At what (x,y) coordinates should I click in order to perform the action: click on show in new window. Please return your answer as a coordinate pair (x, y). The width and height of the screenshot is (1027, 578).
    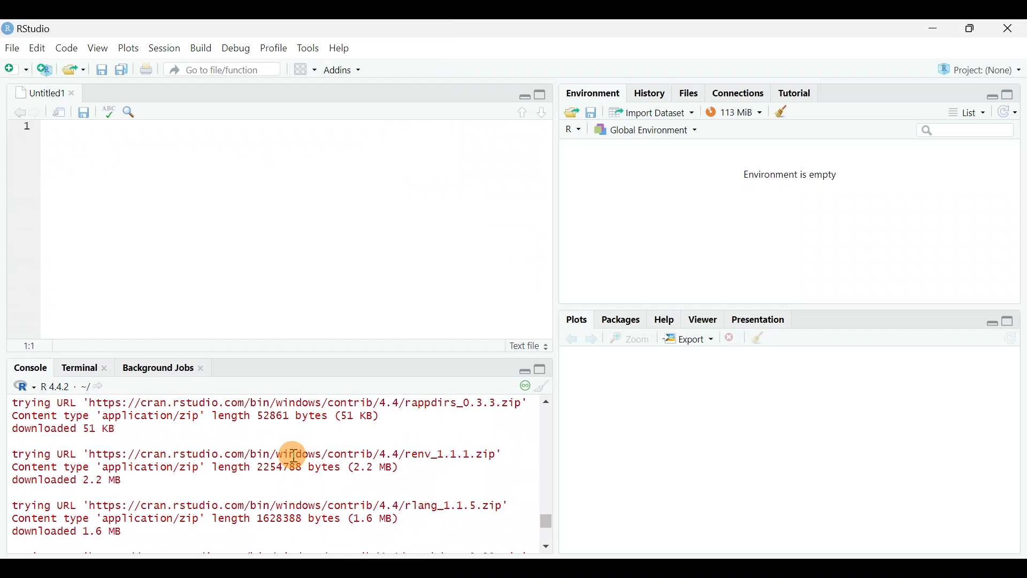
    Looking at the image, I should click on (60, 110).